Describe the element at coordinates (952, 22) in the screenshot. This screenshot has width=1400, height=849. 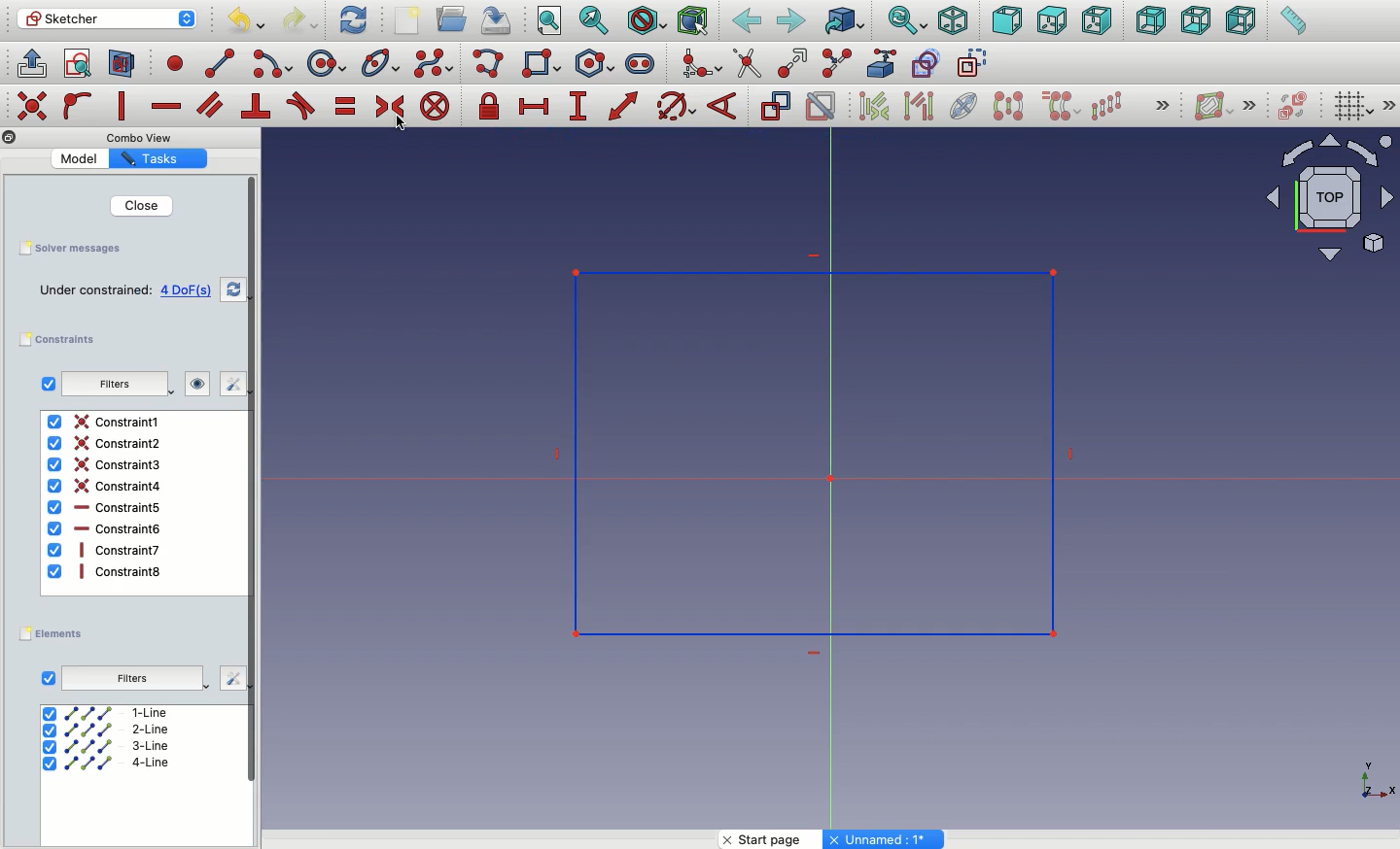
I see `Isometric` at that location.